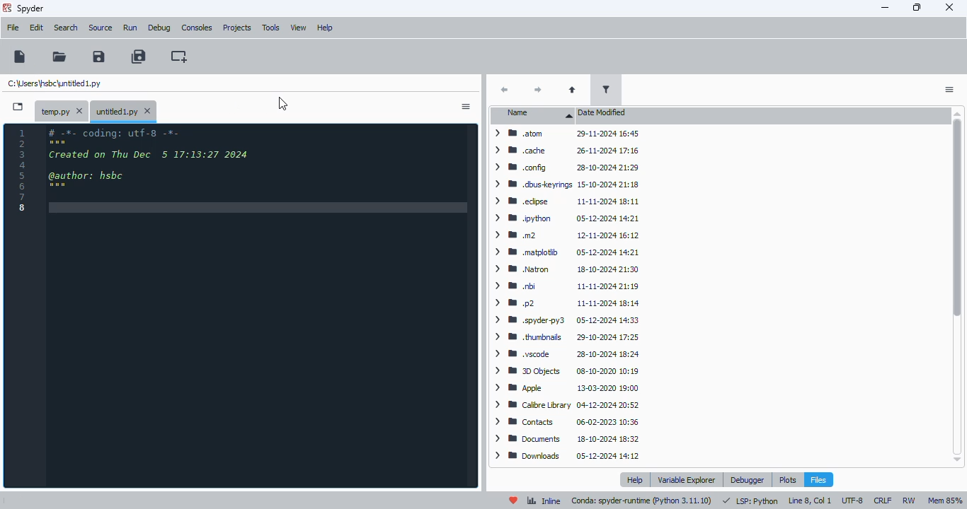  I want to click on help spyder!, so click(514, 500).